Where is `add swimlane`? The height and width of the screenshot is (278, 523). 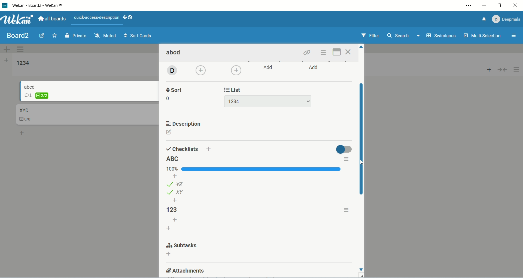
add swimlane is located at coordinates (5, 48).